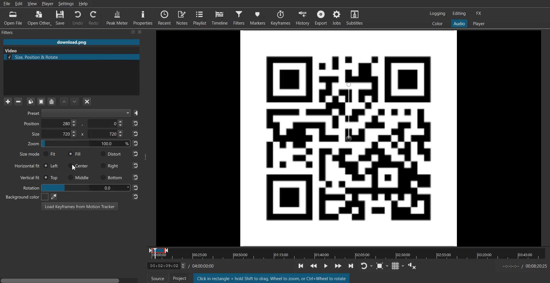  I want to click on Preset, so click(77, 113).